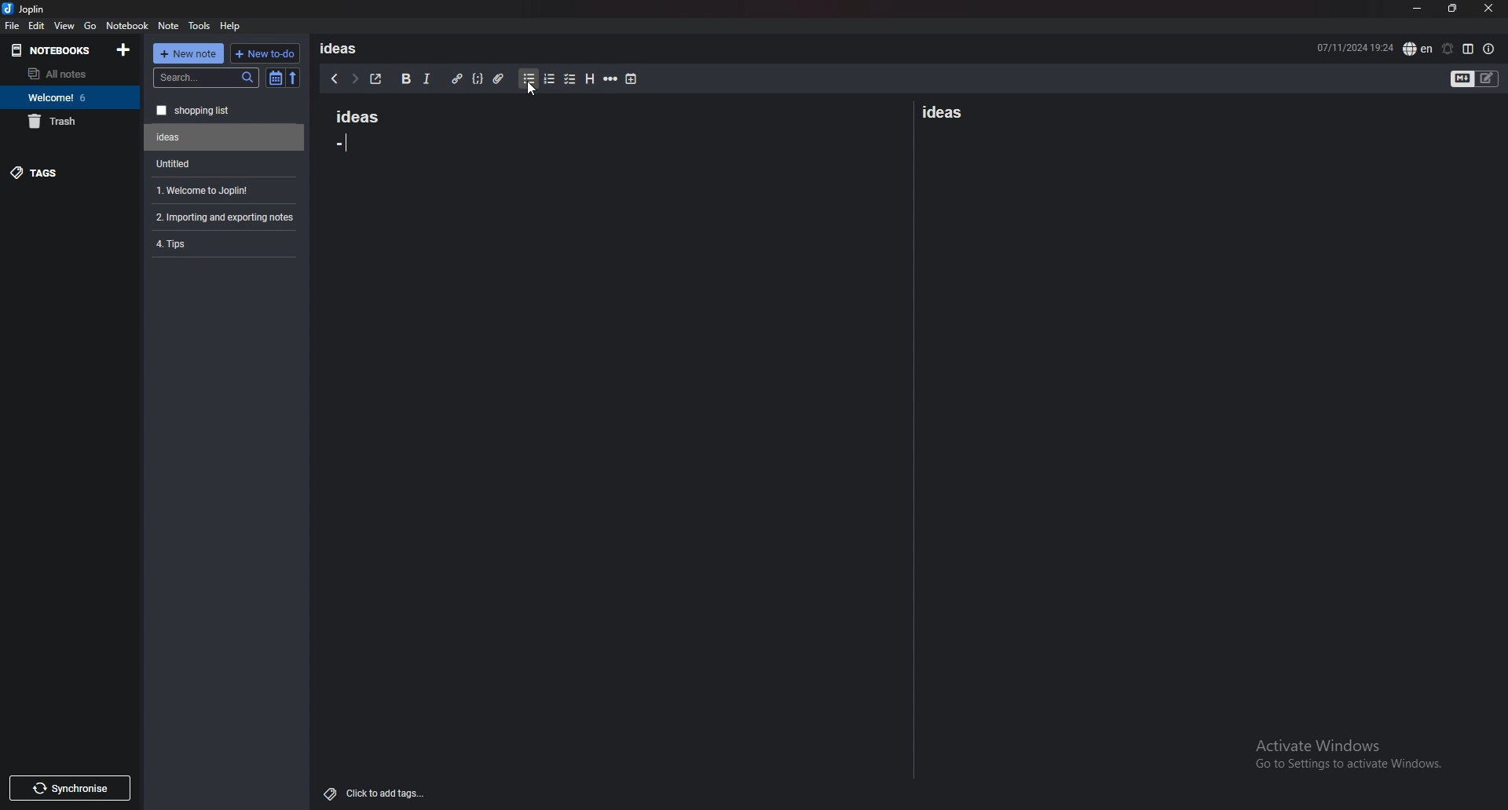  What do you see at coordinates (293, 78) in the screenshot?
I see `reverse sort order` at bounding box center [293, 78].